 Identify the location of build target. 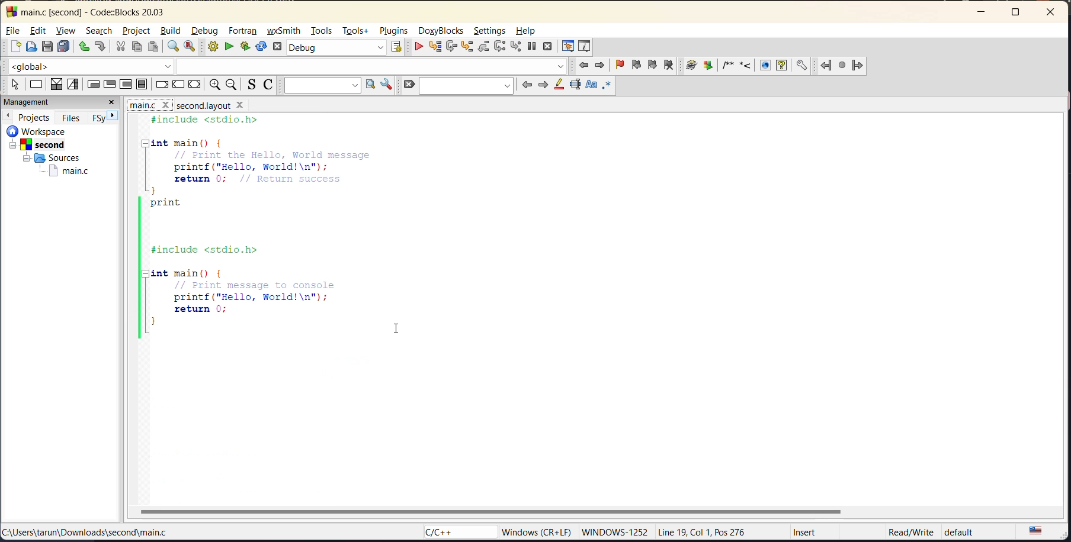
(337, 47).